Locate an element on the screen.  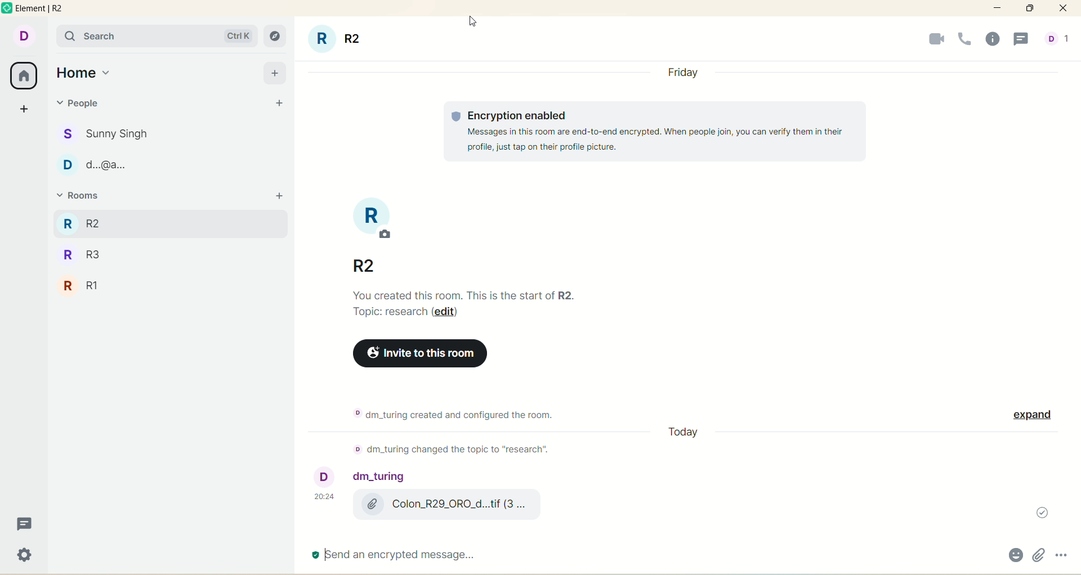
all rooms is located at coordinates (23, 76).